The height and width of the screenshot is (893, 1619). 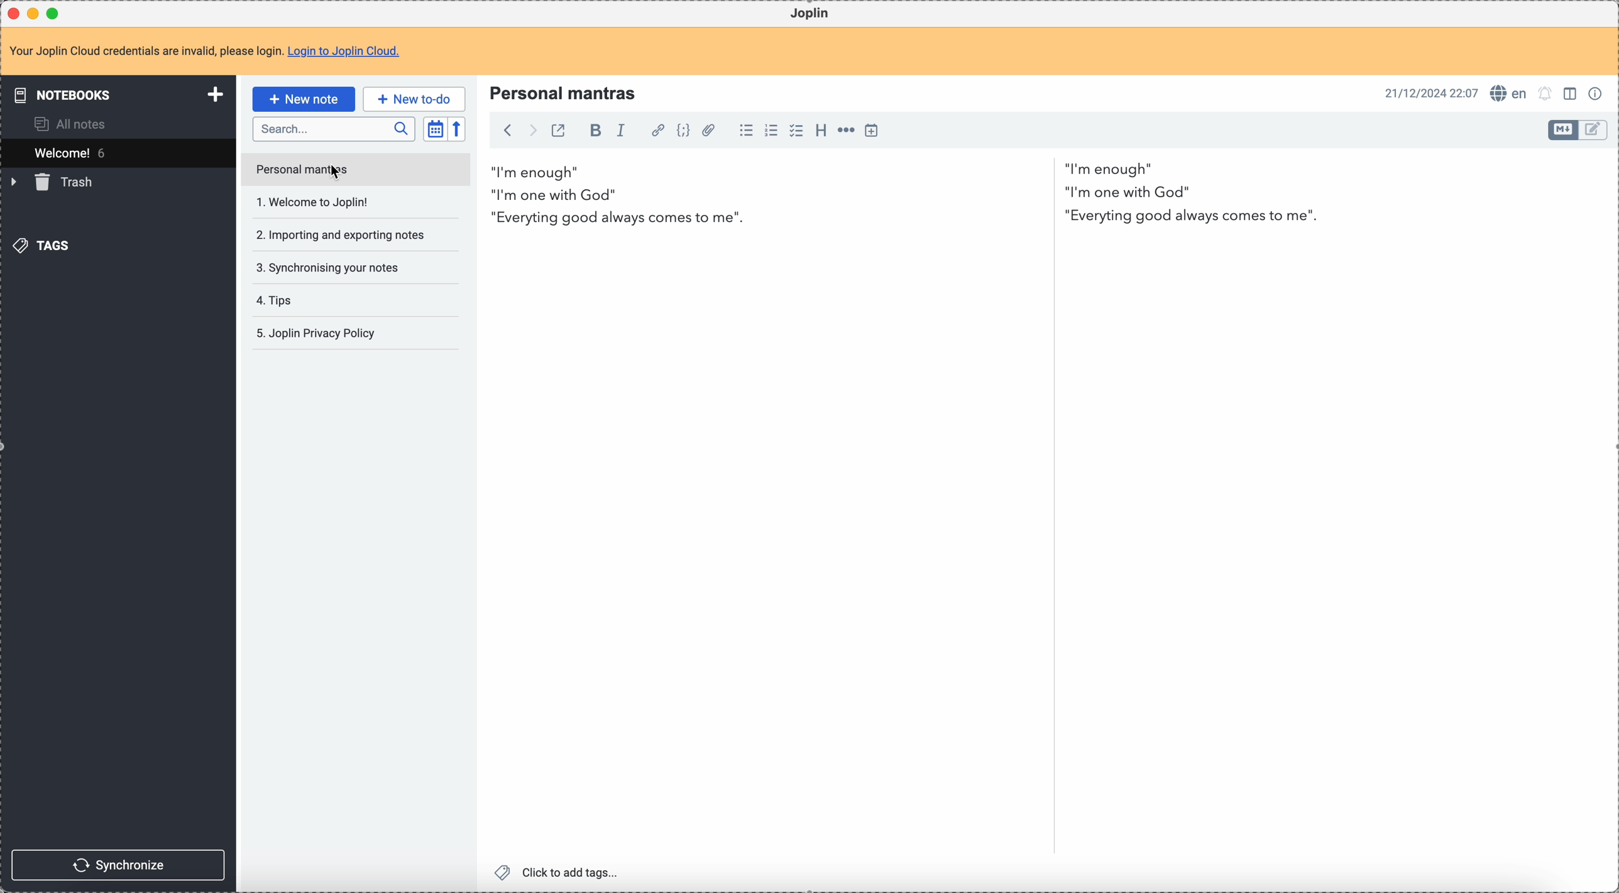 I want to click on all notes, so click(x=69, y=123).